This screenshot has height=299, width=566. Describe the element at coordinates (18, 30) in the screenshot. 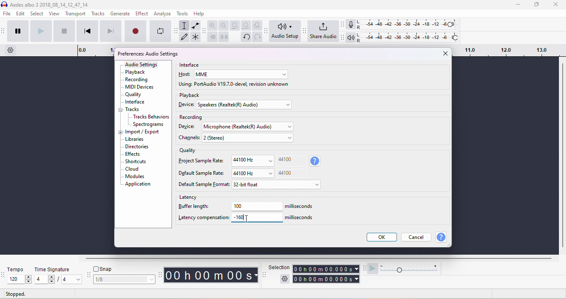

I see `pause` at that location.